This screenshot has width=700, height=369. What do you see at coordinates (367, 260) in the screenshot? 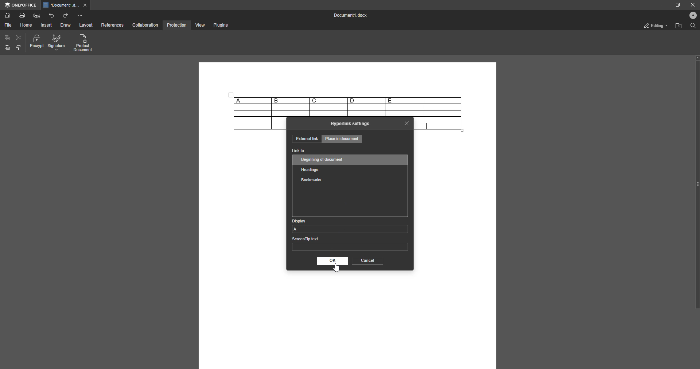
I see `Cancel` at bounding box center [367, 260].